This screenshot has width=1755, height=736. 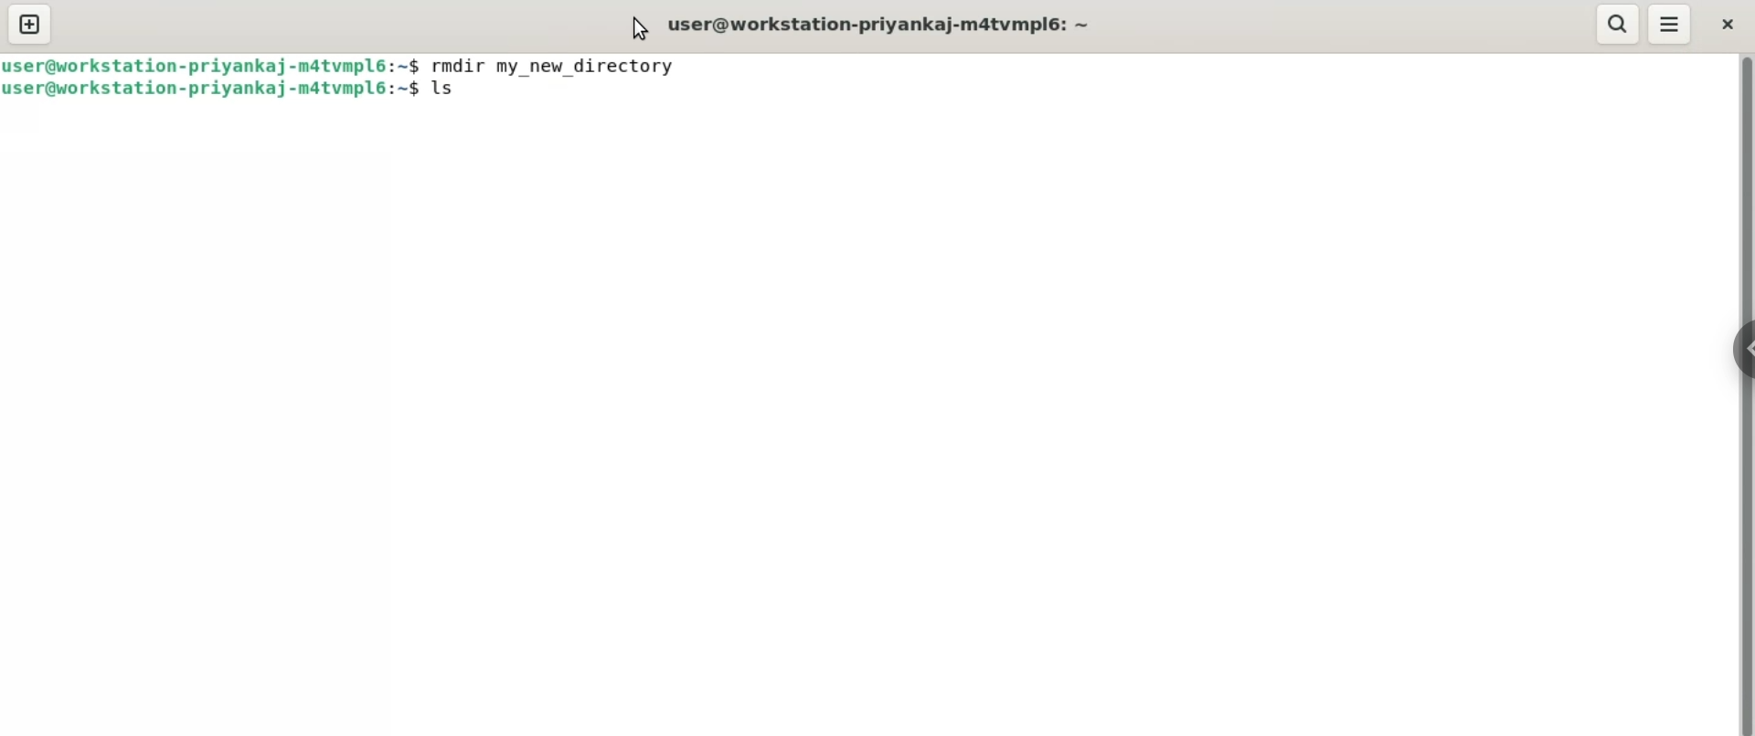 What do you see at coordinates (458, 90) in the screenshot?
I see `ls` at bounding box center [458, 90].